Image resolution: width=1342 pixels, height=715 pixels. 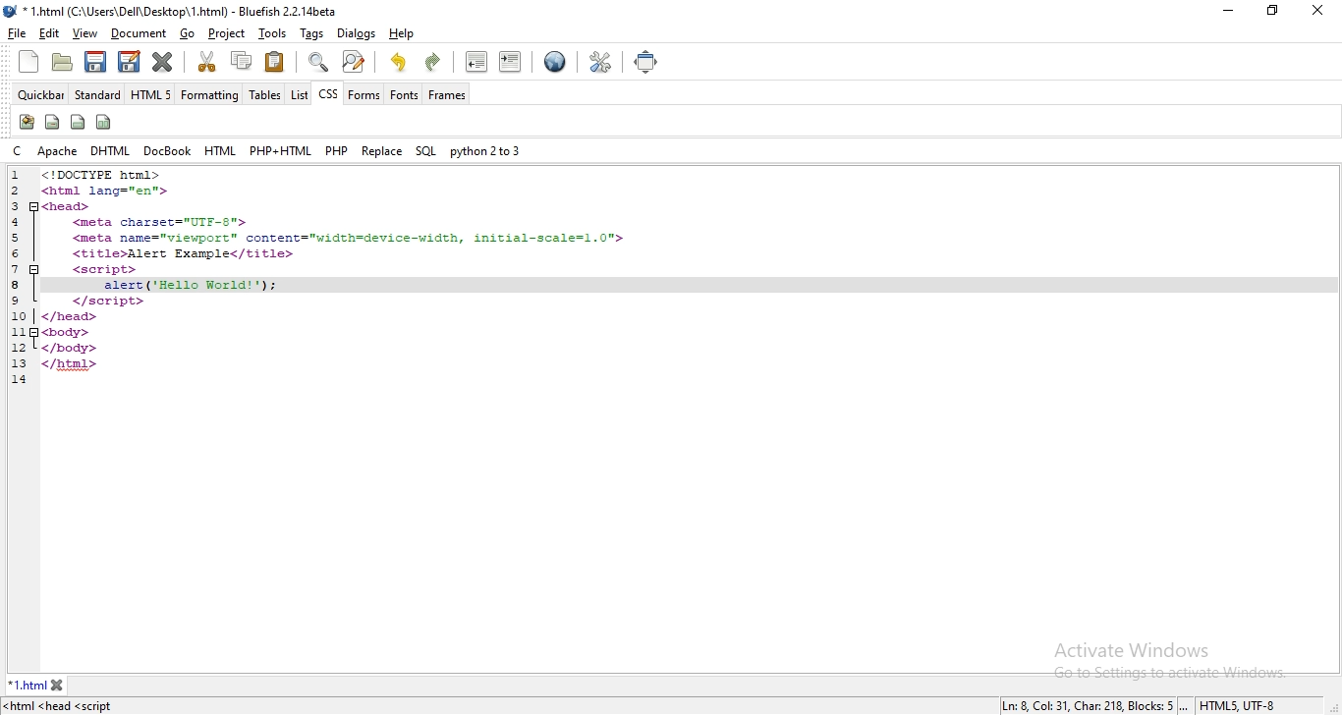 What do you see at coordinates (72, 363) in the screenshot?
I see `</html>` at bounding box center [72, 363].